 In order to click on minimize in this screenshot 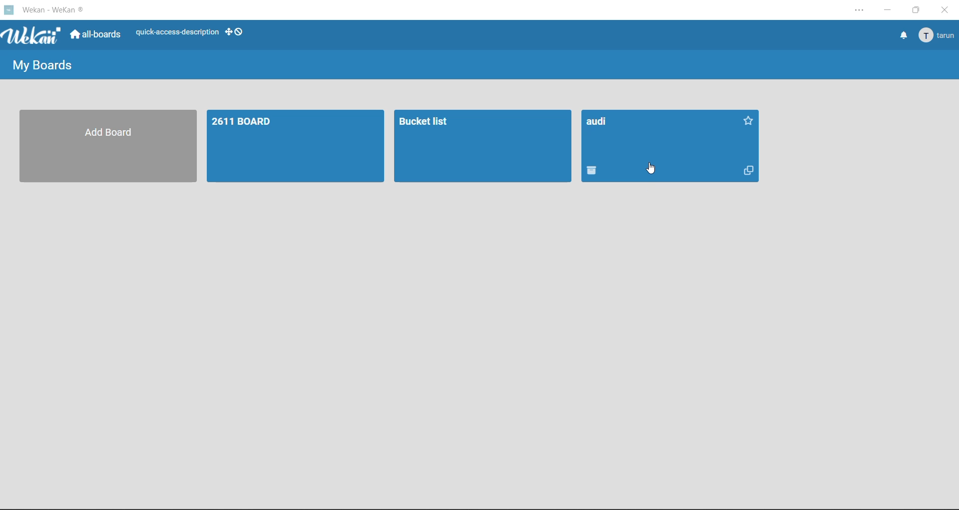, I will do `click(889, 11)`.